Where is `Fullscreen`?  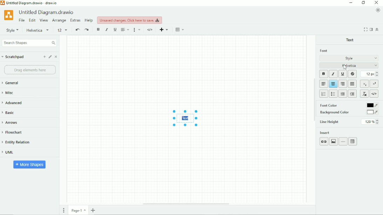
Fullscreen is located at coordinates (365, 29).